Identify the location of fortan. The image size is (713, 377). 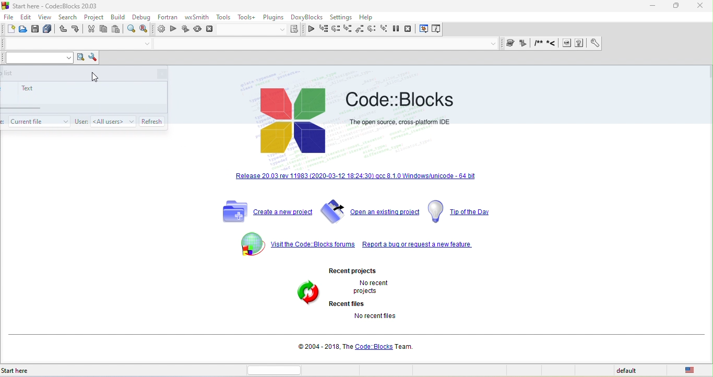
(166, 18).